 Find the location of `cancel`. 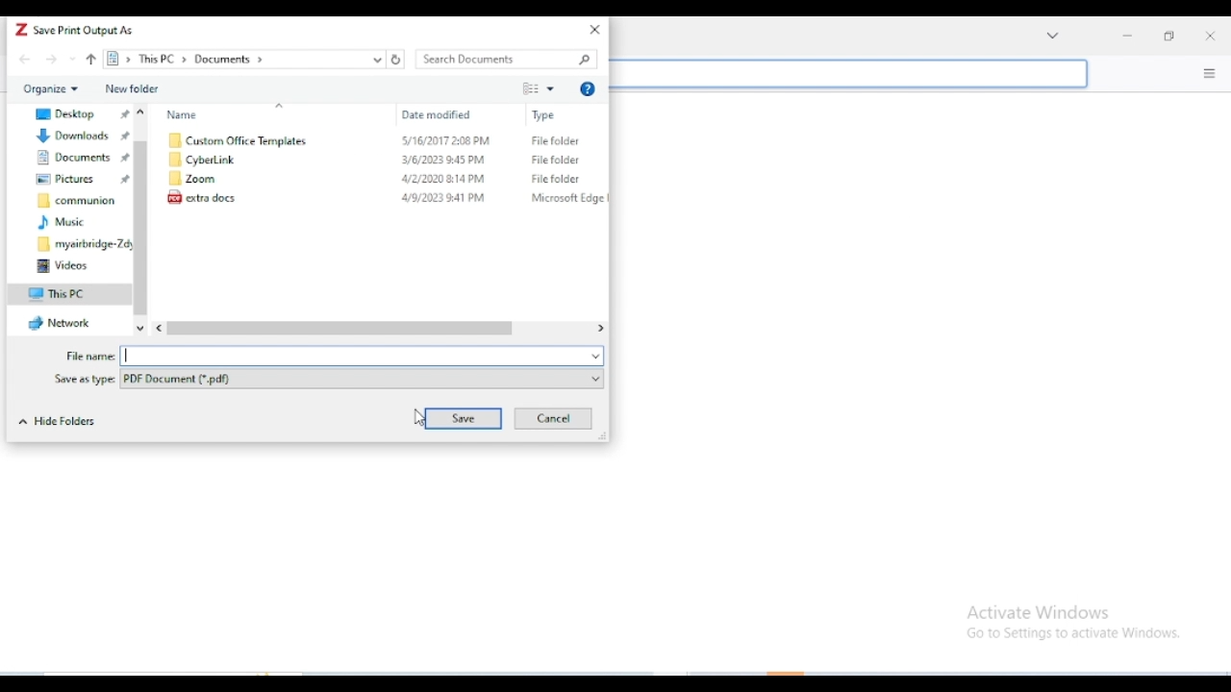

cancel is located at coordinates (554, 418).